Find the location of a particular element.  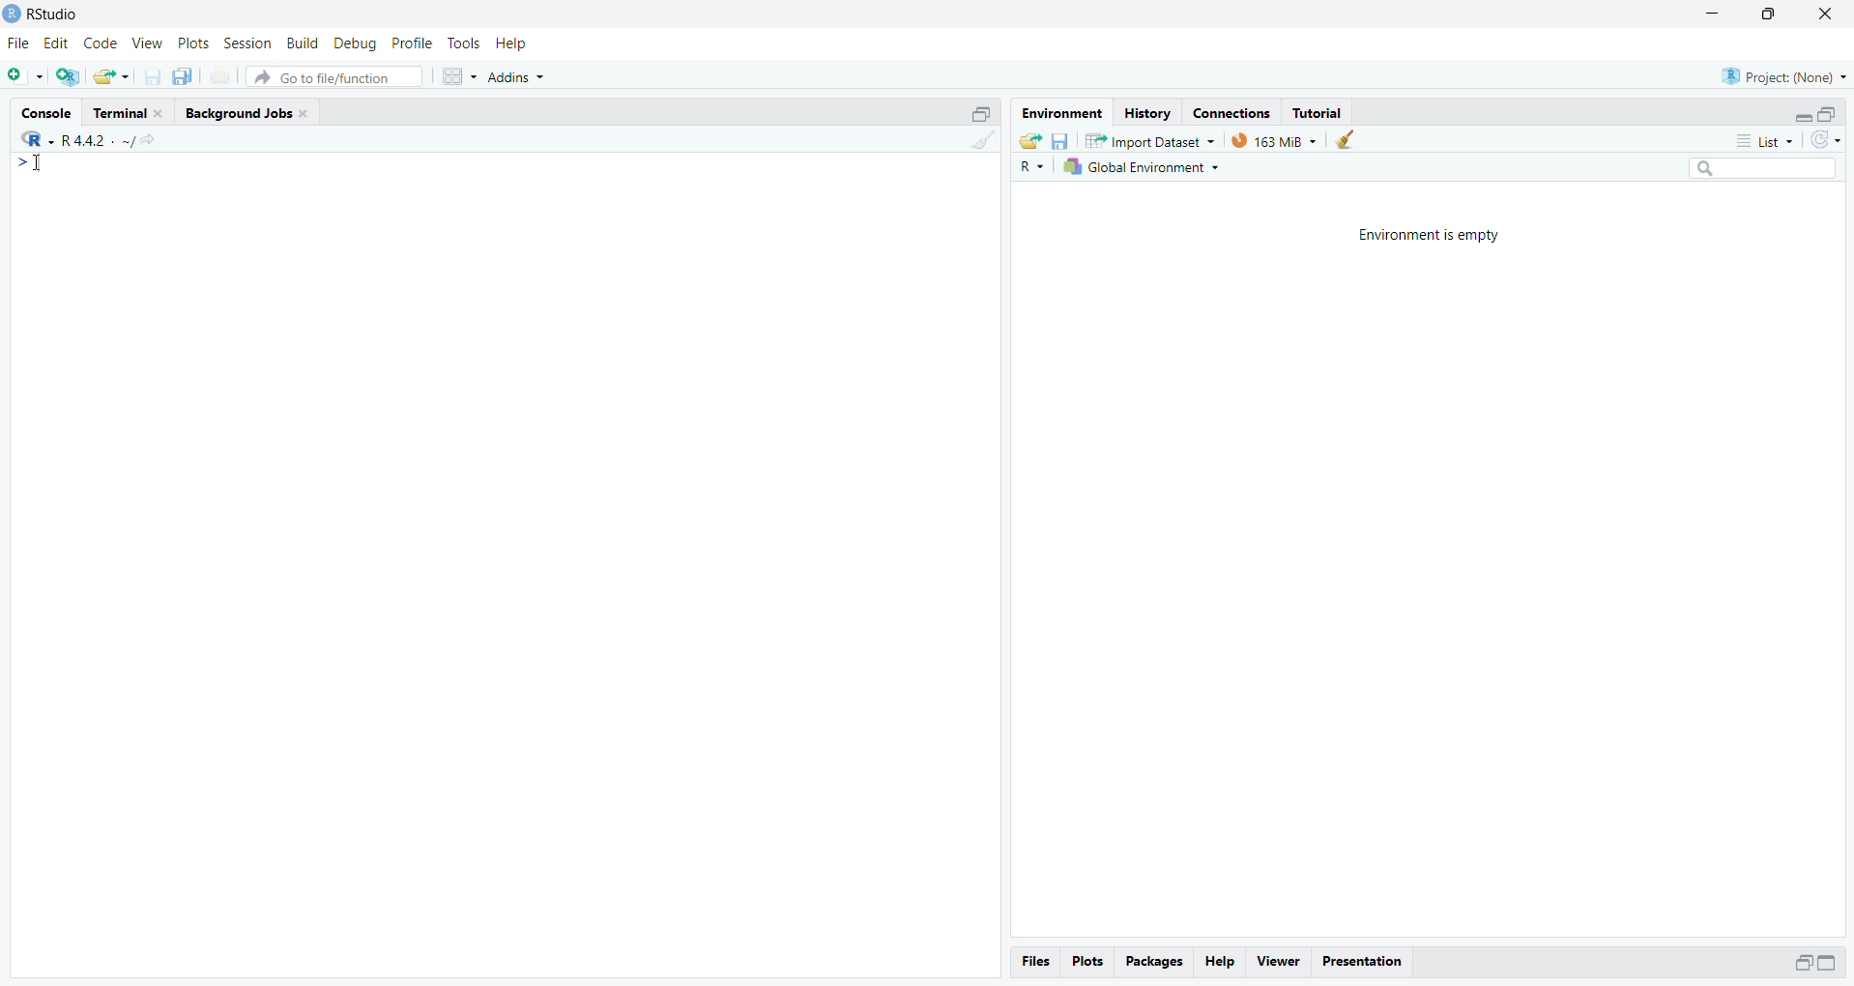

close is located at coordinates (304, 113).